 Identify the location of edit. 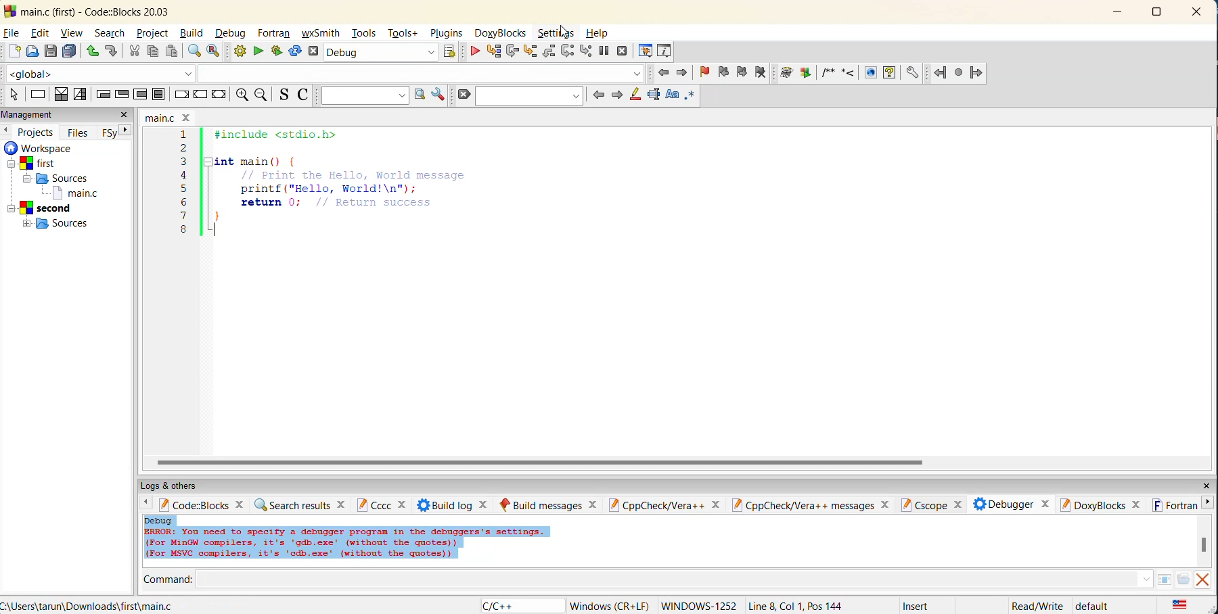
(41, 33).